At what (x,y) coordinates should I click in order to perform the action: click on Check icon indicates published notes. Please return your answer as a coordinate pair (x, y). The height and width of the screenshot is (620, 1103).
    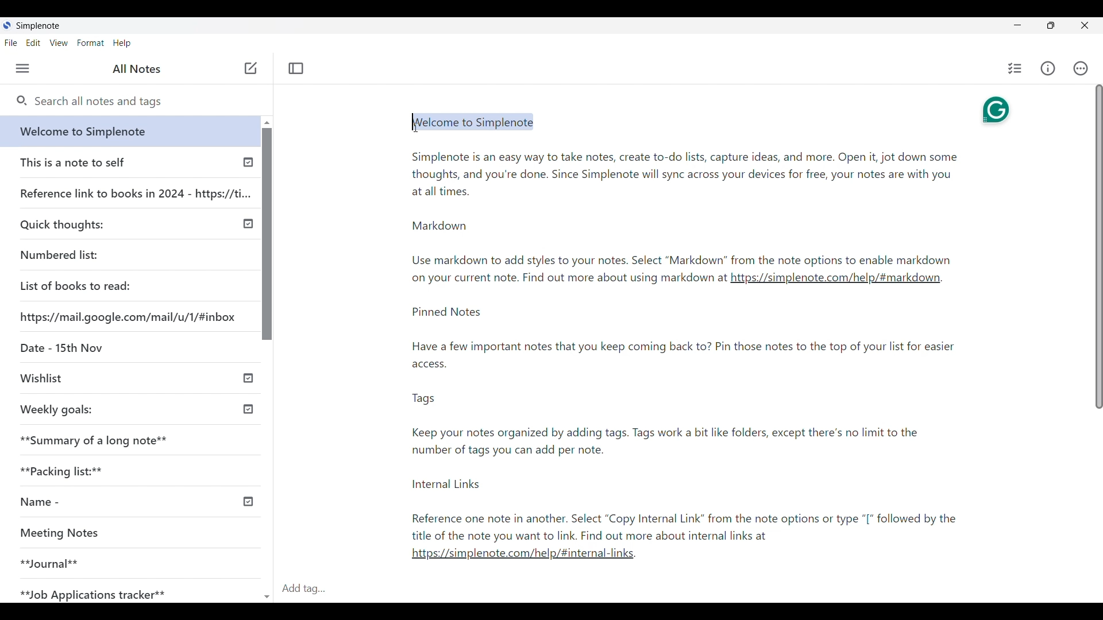
    Looking at the image, I should click on (249, 379).